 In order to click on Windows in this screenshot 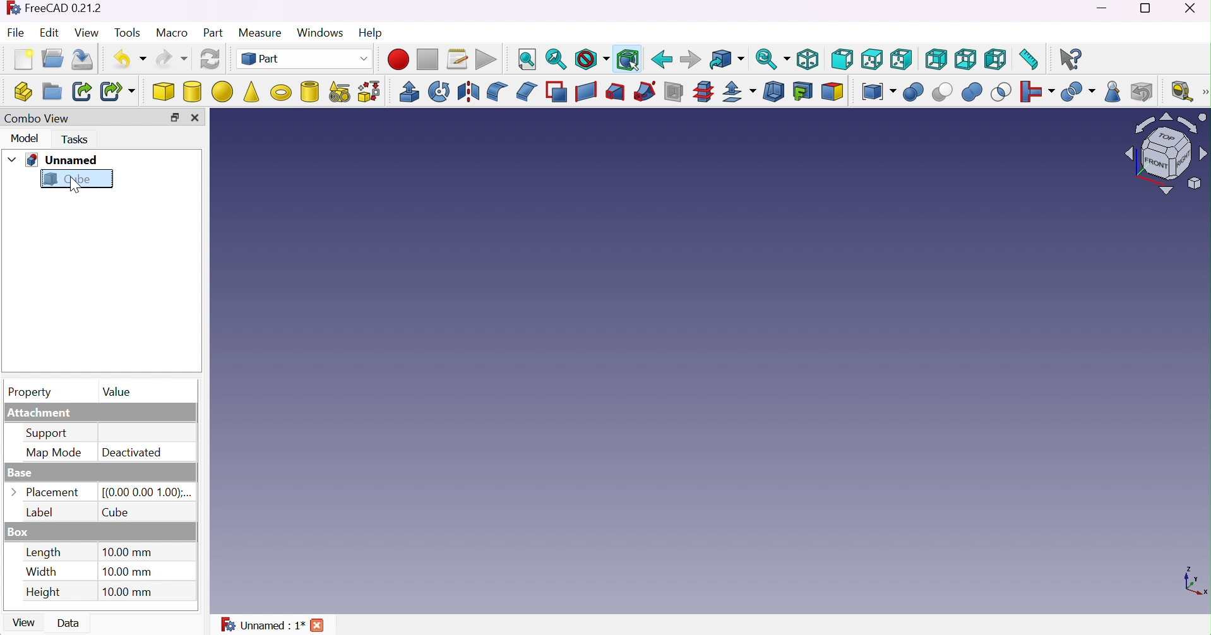, I will do `click(321, 33)`.